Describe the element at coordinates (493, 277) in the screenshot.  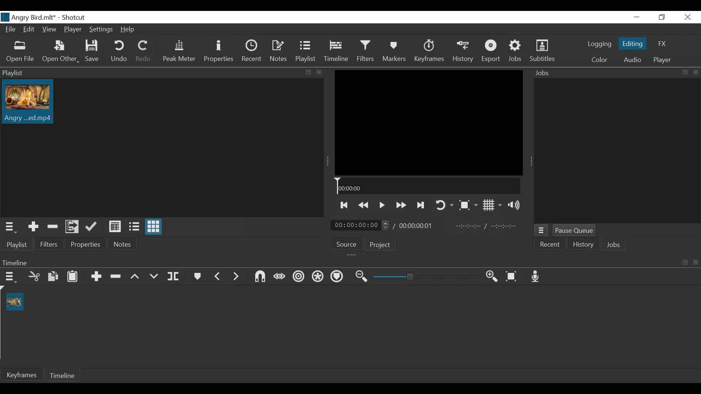
I see `zoom timeline out` at that location.